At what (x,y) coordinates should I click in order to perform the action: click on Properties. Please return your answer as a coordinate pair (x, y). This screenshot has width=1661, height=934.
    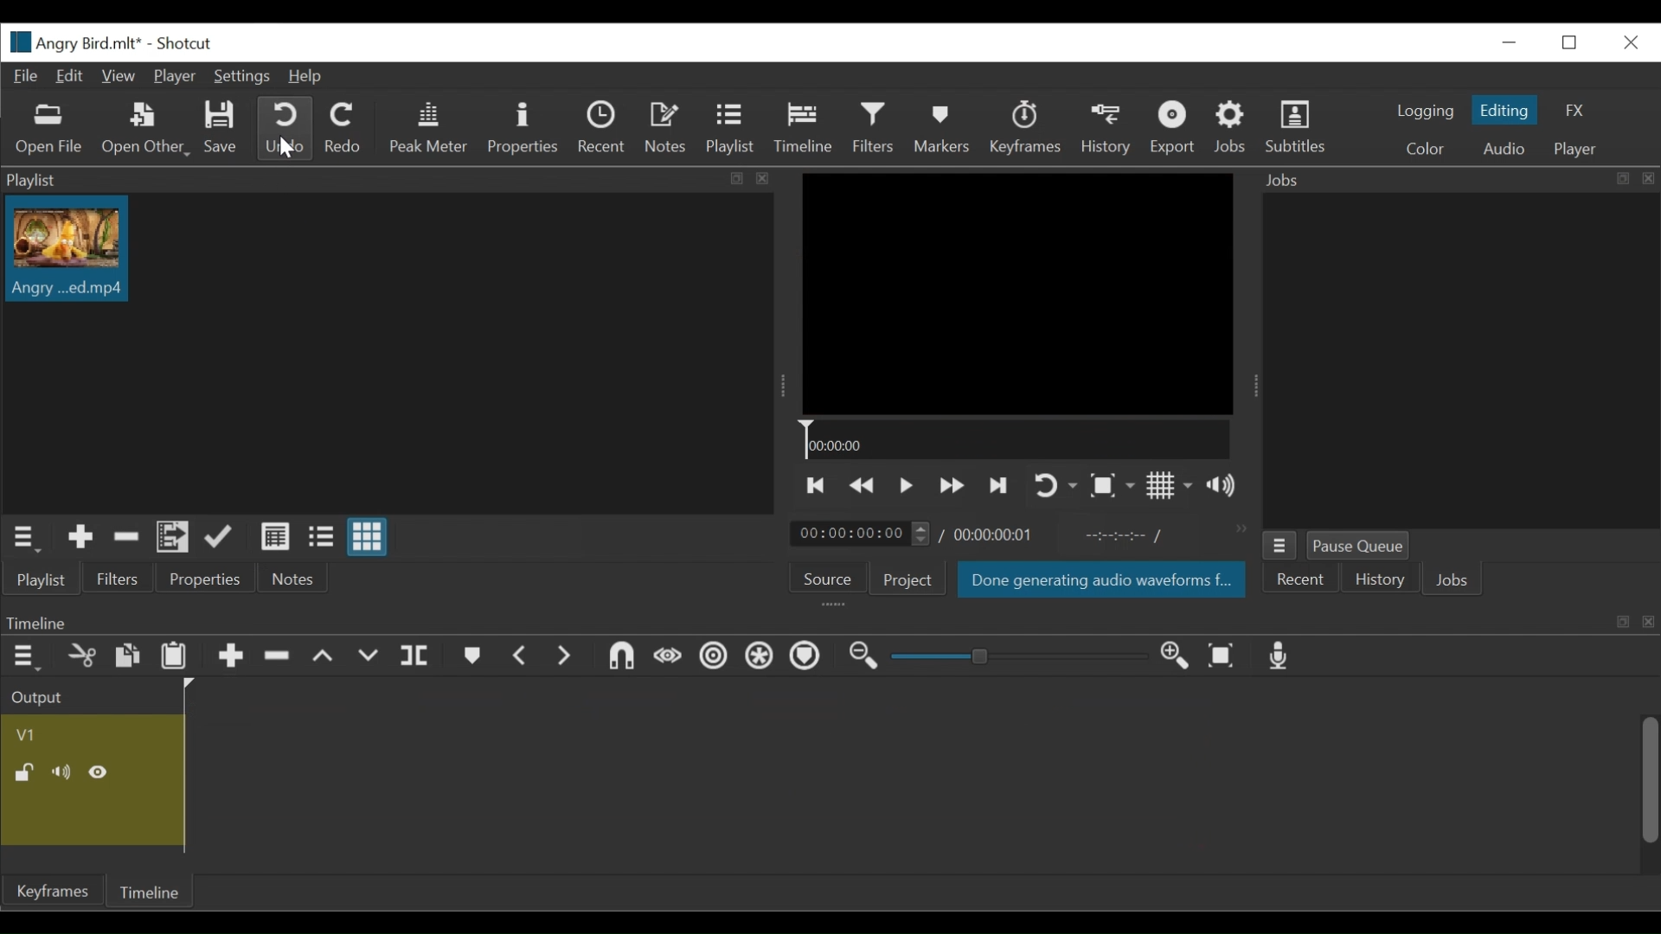
    Looking at the image, I should click on (529, 130).